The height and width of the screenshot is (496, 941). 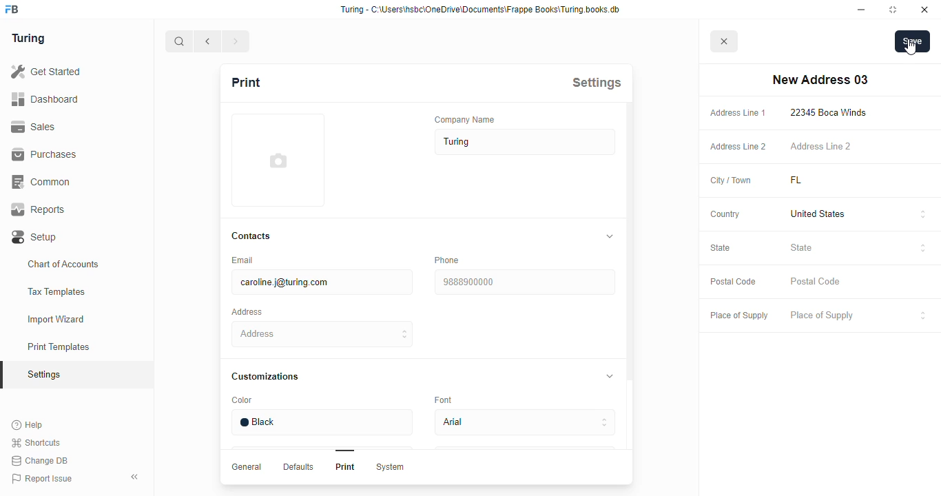 What do you see at coordinates (524, 282) in the screenshot?
I see `9888900000` at bounding box center [524, 282].